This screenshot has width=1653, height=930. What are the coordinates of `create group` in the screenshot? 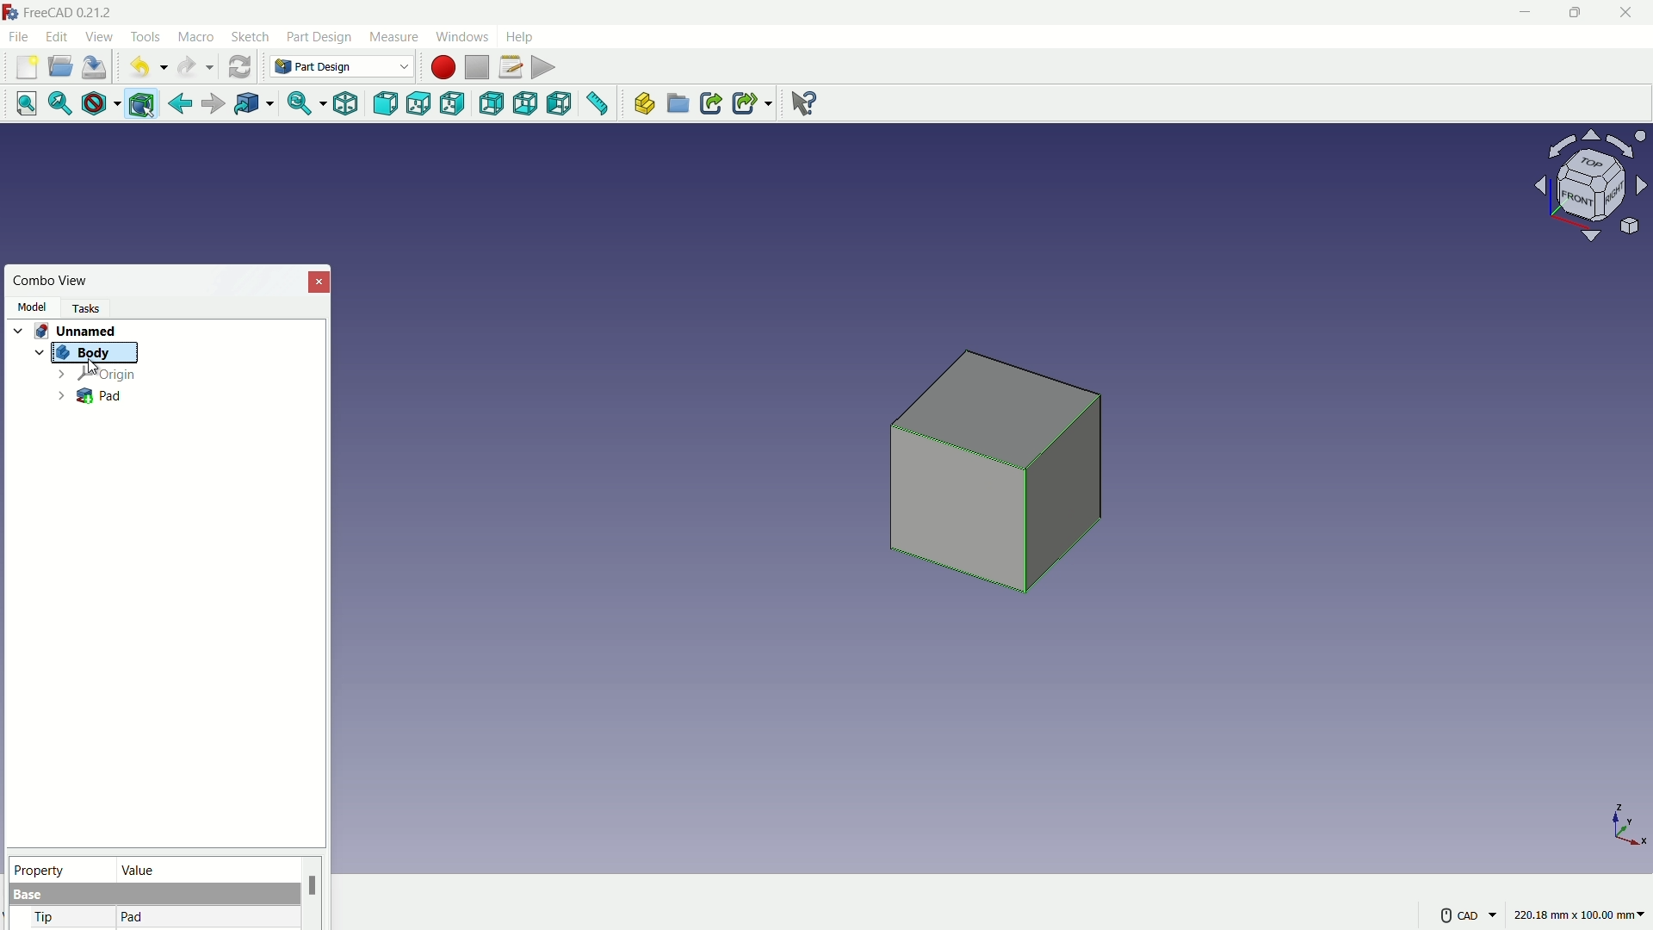 It's located at (679, 105).